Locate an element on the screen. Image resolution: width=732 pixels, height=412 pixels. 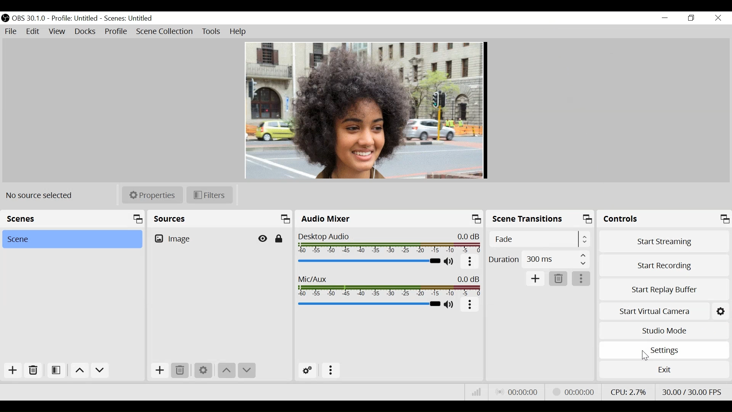
Profile is located at coordinates (116, 31).